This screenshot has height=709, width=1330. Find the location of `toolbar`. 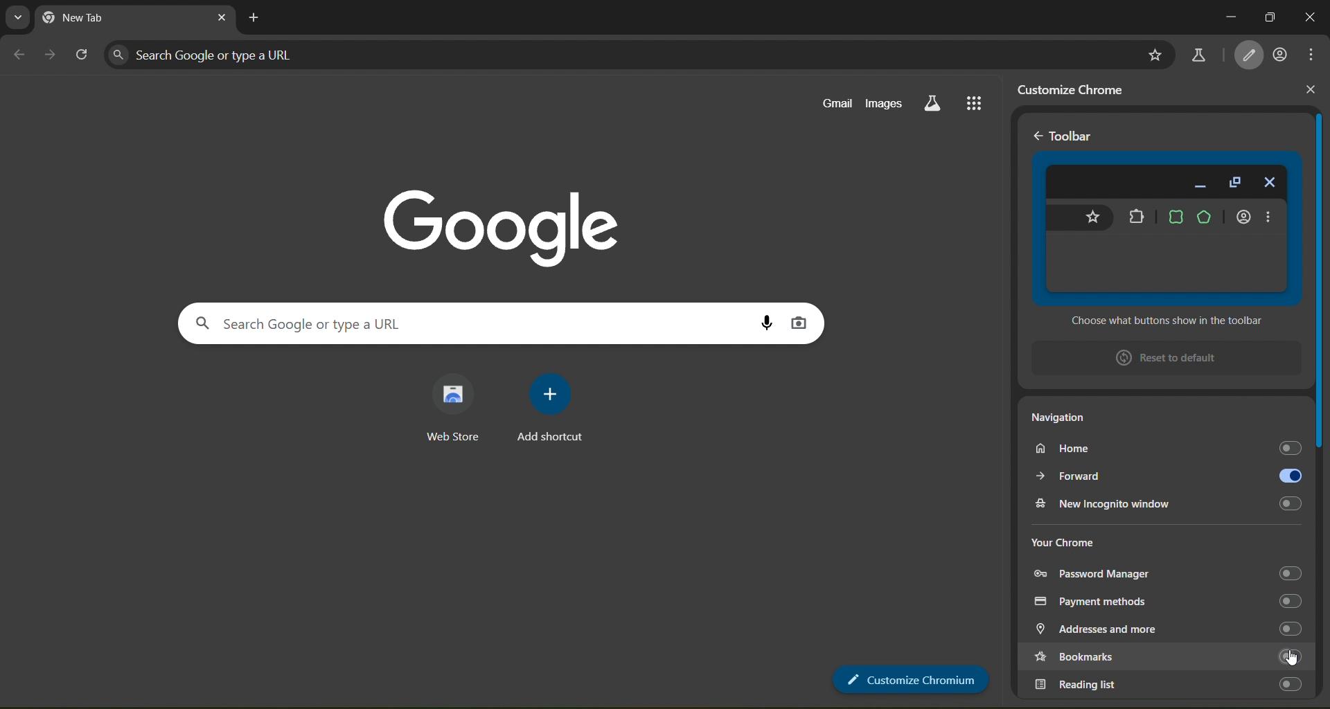

toolbar is located at coordinates (1167, 240).